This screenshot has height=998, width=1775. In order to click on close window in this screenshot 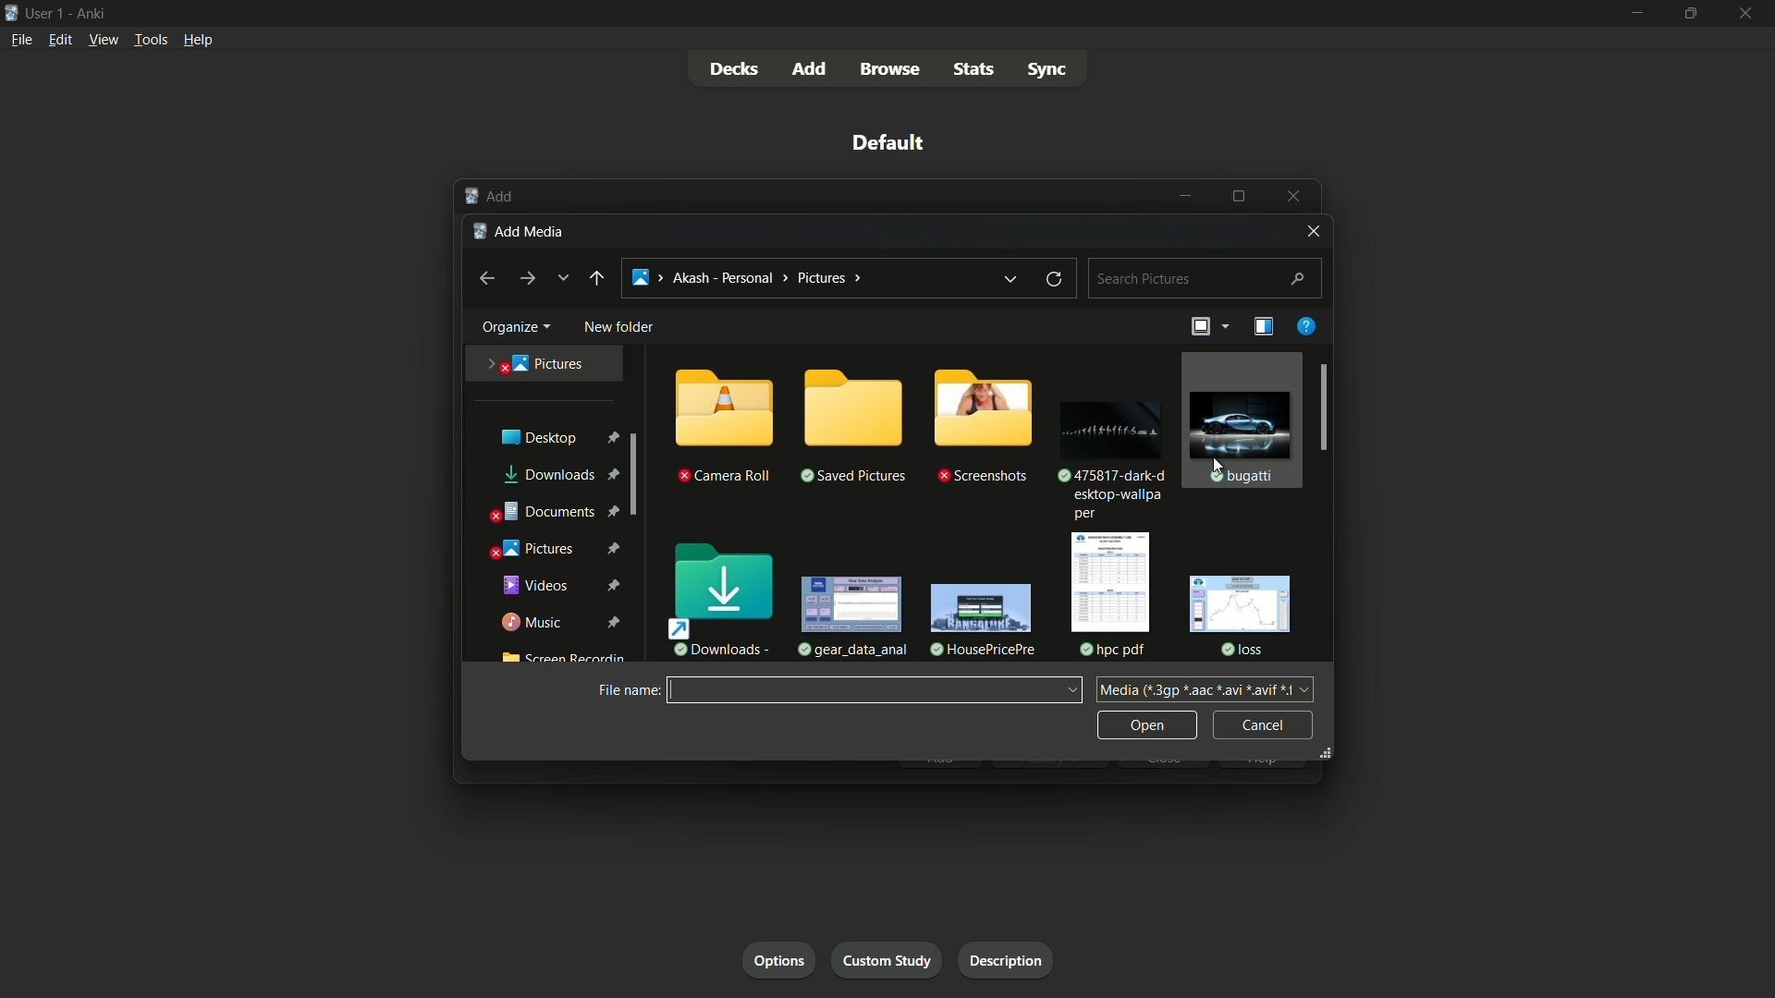, I will do `click(1312, 232)`.